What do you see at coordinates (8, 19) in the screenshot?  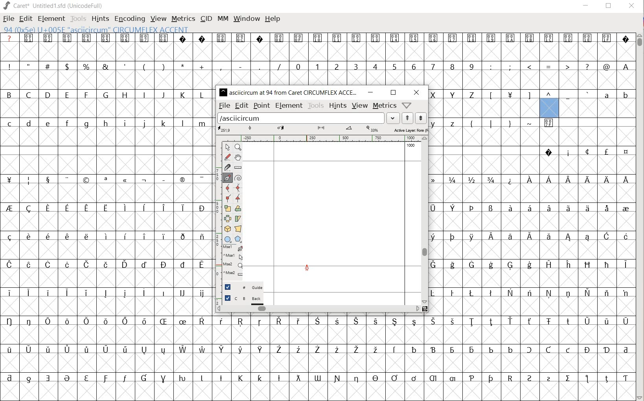 I see `FILE` at bounding box center [8, 19].